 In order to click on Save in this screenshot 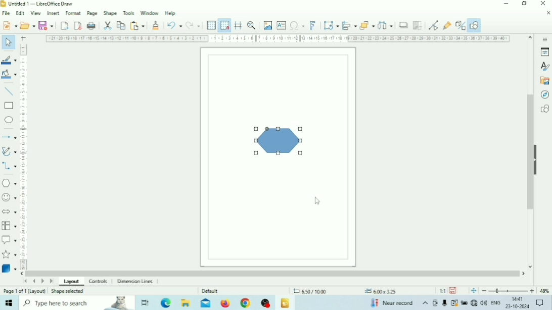, I will do `click(453, 291)`.